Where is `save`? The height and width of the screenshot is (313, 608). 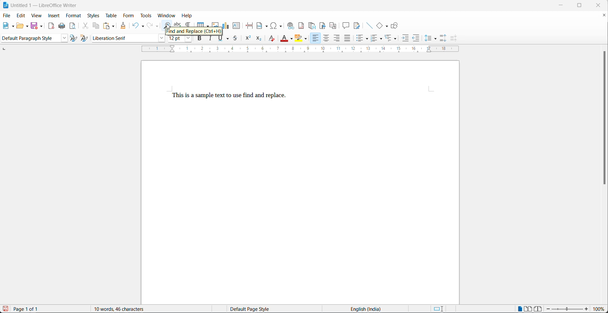
save is located at coordinates (35, 25).